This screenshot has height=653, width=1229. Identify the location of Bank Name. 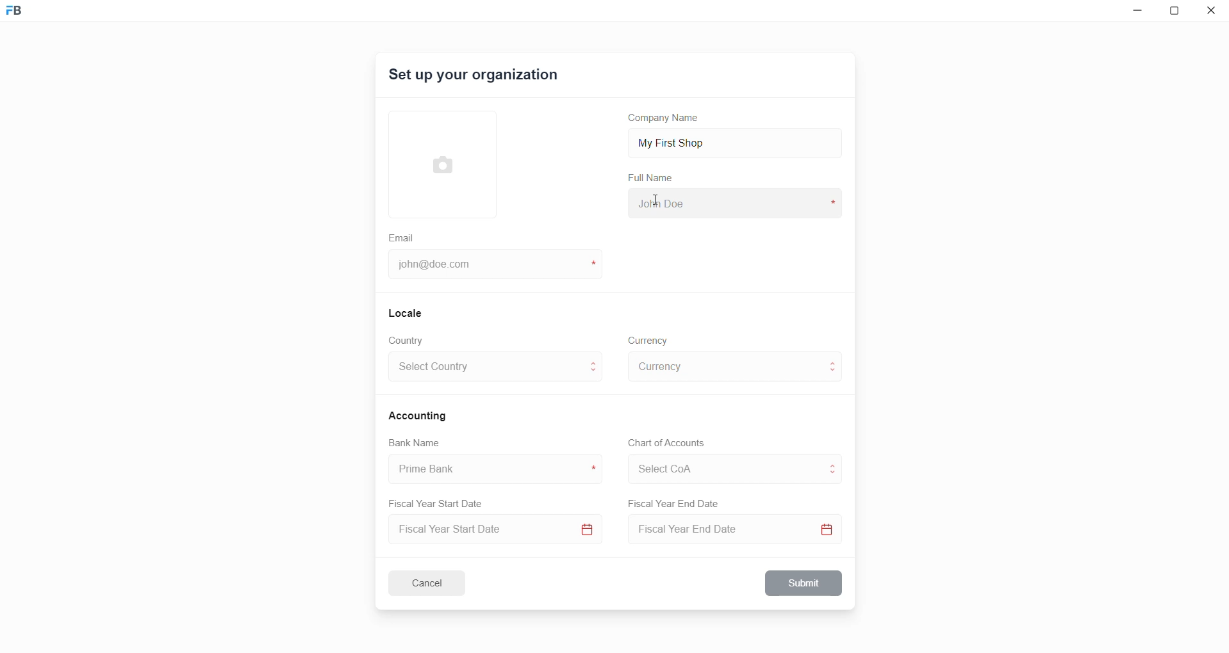
(415, 444).